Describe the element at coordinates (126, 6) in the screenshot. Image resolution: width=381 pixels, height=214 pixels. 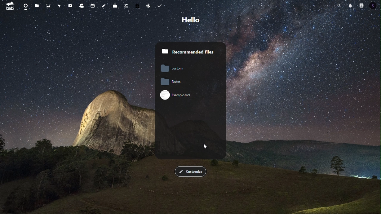
I see `upgrade` at that location.